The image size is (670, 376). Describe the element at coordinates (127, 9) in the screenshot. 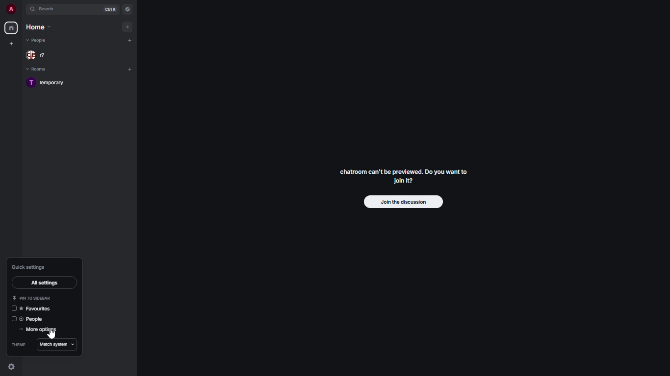

I see `navigator` at that location.